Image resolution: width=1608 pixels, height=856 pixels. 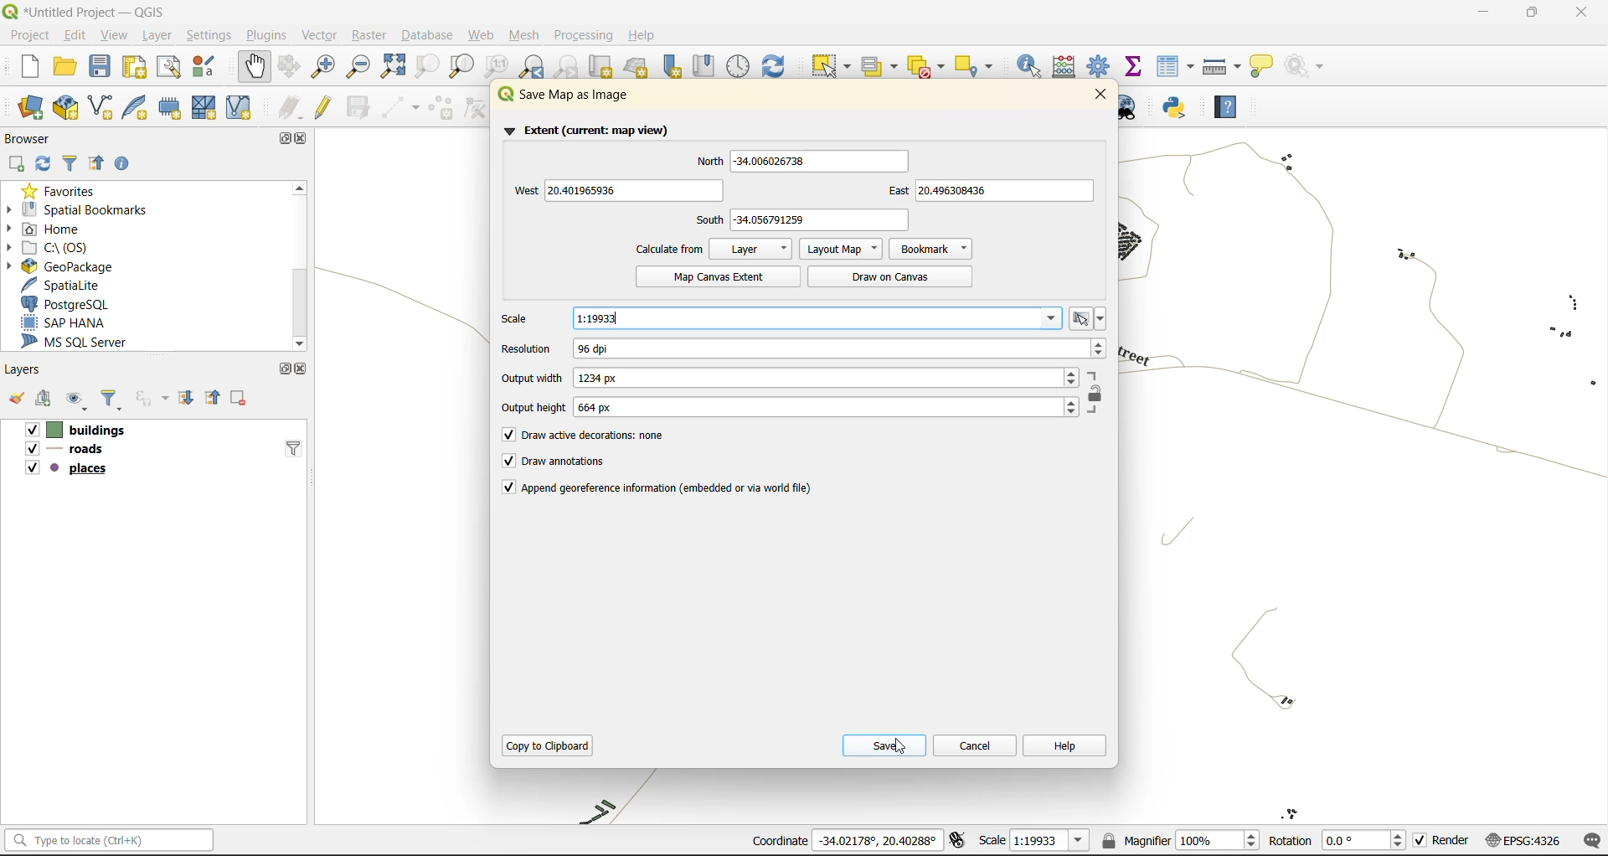 What do you see at coordinates (1266, 65) in the screenshot?
I see `show tips` at bounding box center [1266, 65].